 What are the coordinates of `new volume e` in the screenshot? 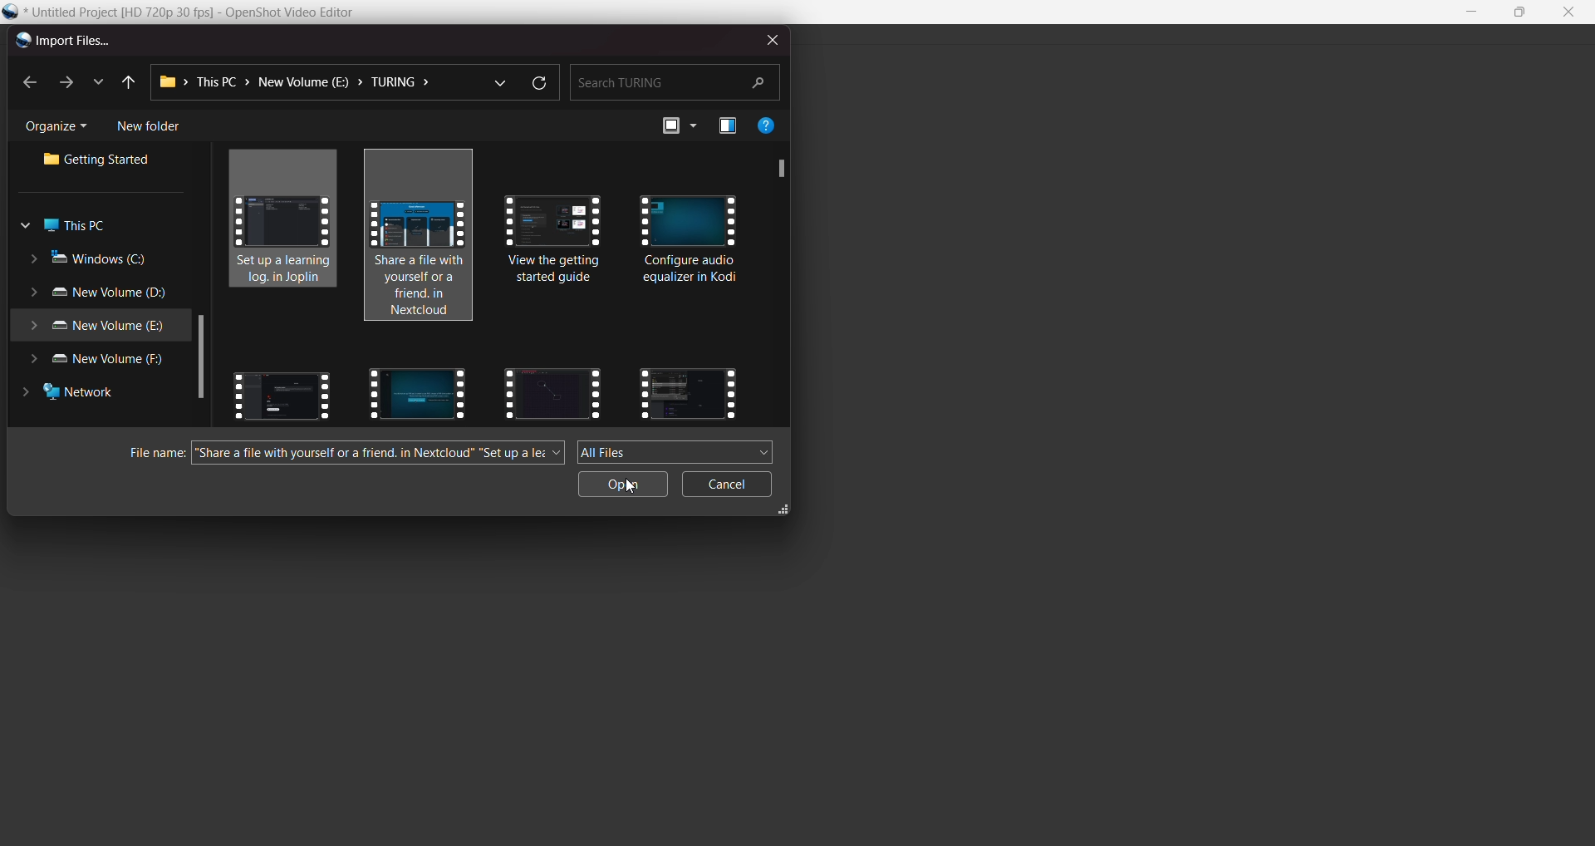 It's located at (96, 327).